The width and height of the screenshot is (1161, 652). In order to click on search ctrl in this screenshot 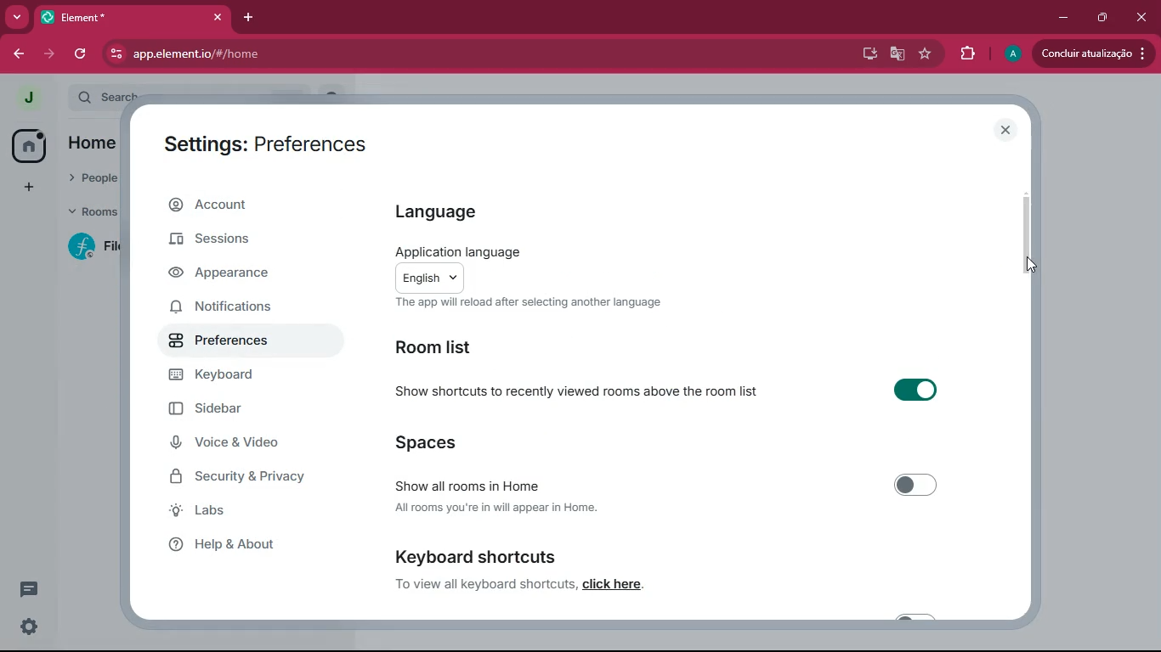, I will do `click(105, 95)`.